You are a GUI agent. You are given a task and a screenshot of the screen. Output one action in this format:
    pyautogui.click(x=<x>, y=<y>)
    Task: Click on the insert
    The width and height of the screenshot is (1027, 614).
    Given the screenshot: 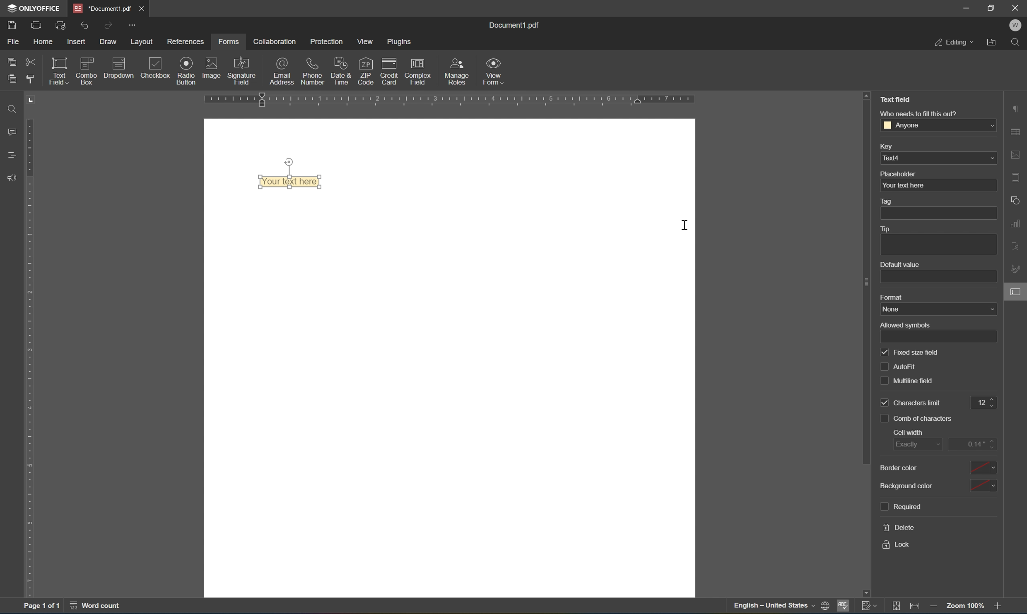 What is the action you would take?
    pyautogui.click(x=75, y=41)
    